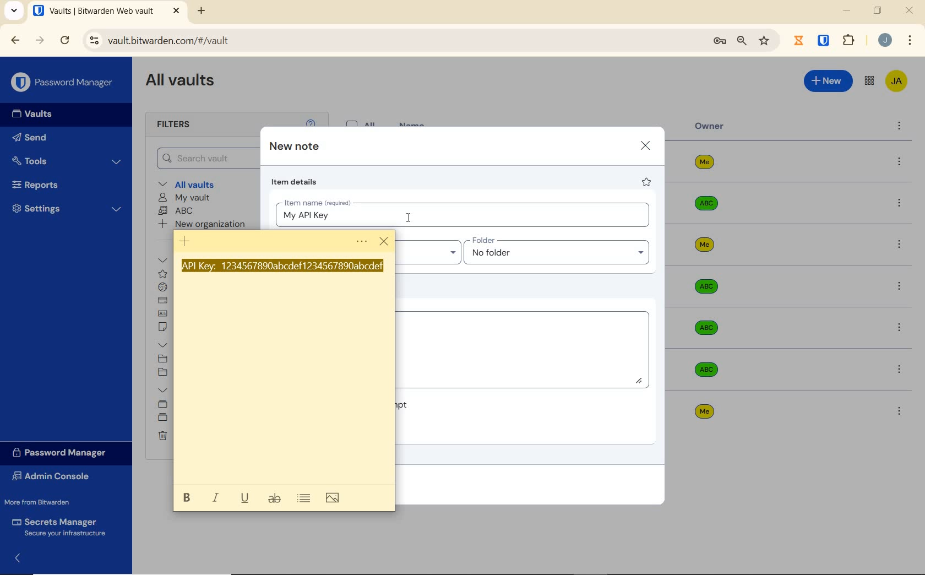  Describe the element at coordinates (206, 158) in the screenshot. I see `Search Vault` at that location.